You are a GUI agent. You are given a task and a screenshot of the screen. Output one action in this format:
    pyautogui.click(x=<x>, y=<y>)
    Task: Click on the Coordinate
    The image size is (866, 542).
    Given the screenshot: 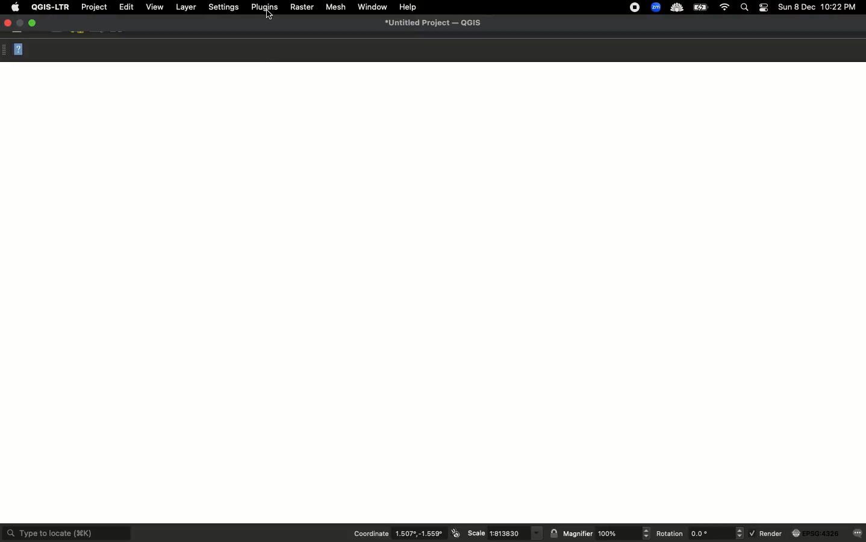 What is the action you would take?
    pyautogui.click(x=371, y=533)
    